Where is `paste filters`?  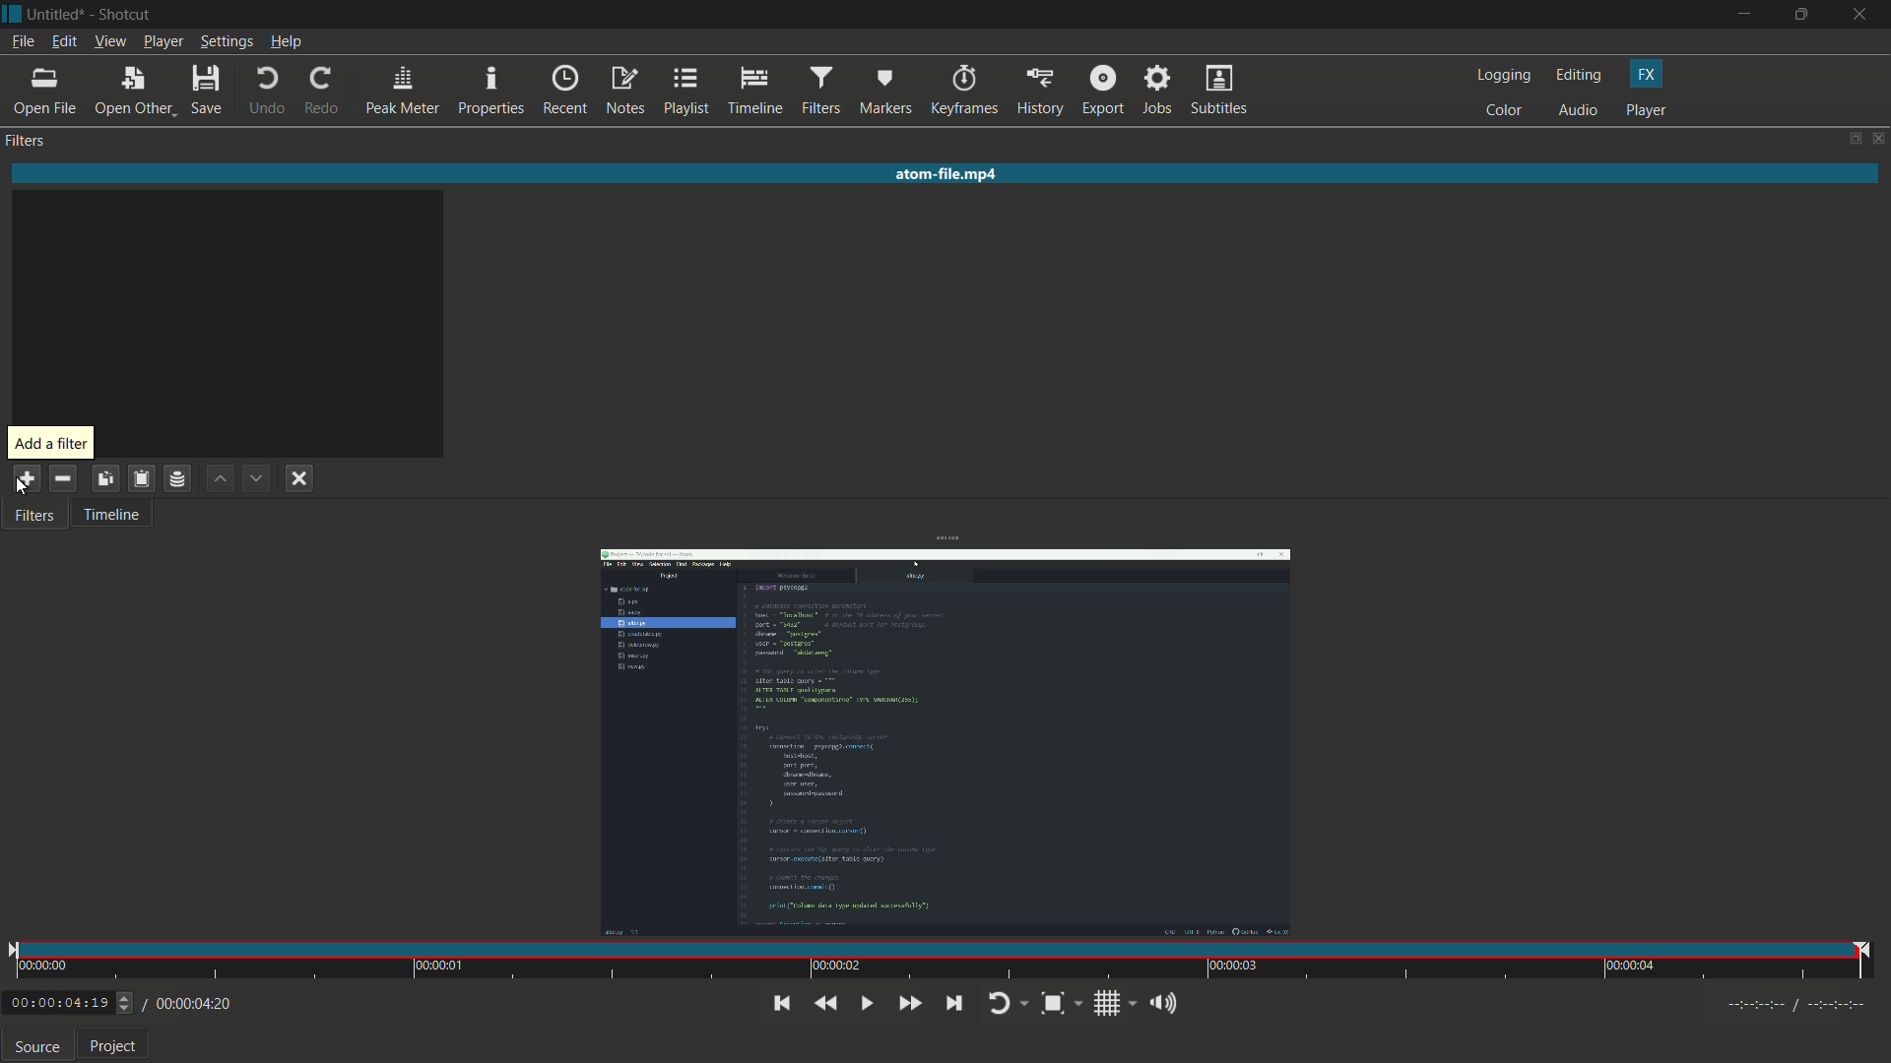
paste filters is located at coordinates (140, 477).